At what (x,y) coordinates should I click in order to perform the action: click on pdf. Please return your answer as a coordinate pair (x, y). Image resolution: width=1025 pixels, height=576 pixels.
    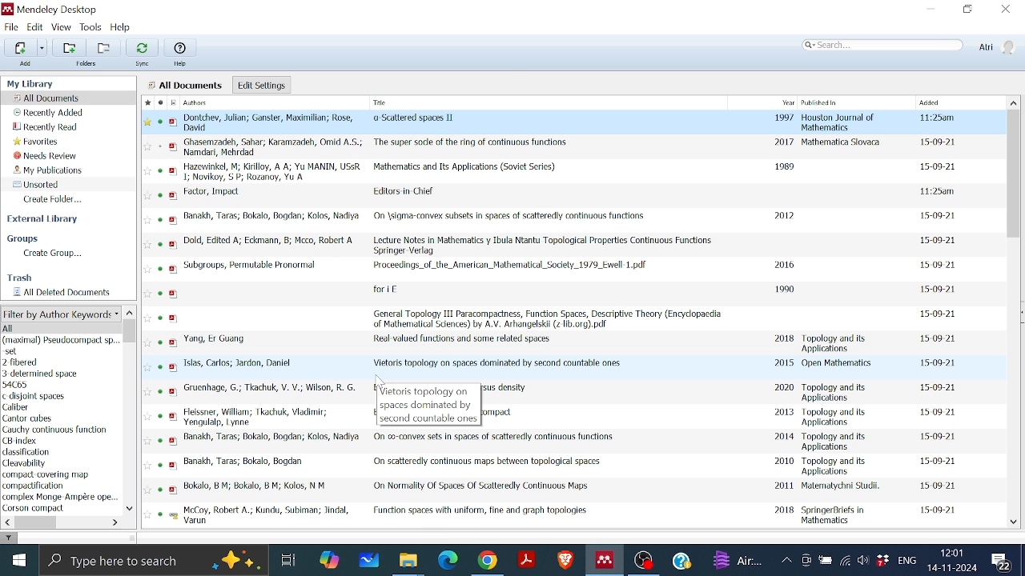
    Looking at the image, I should click on (173, 488).